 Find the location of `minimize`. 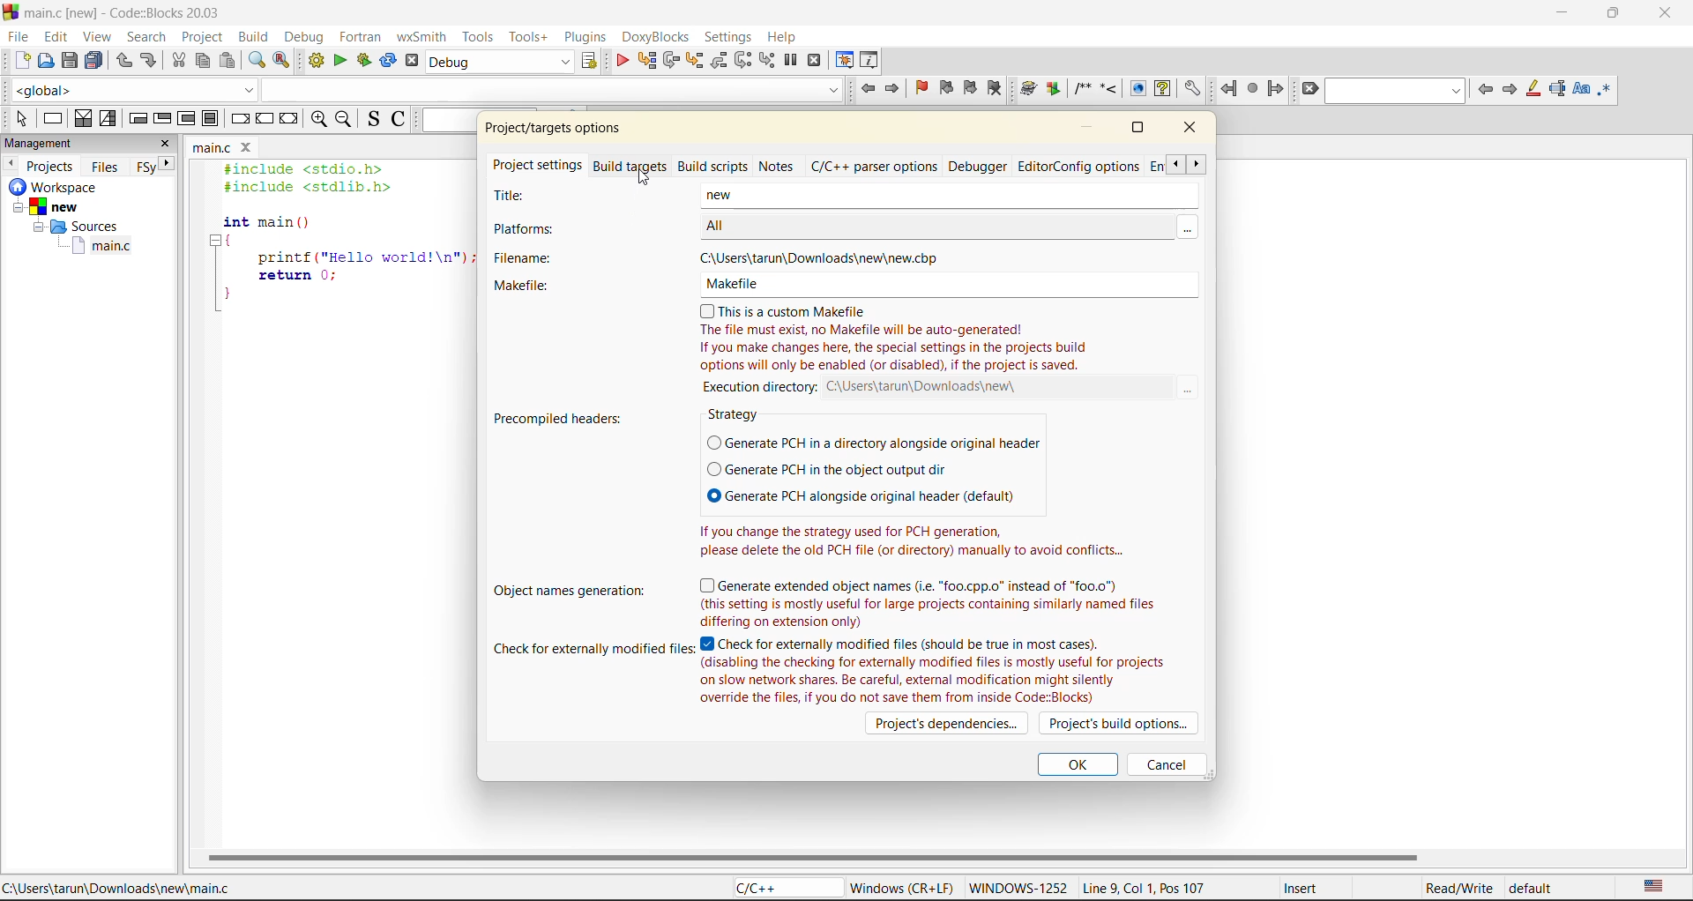

minimize is located at coordinates (1093, 127).